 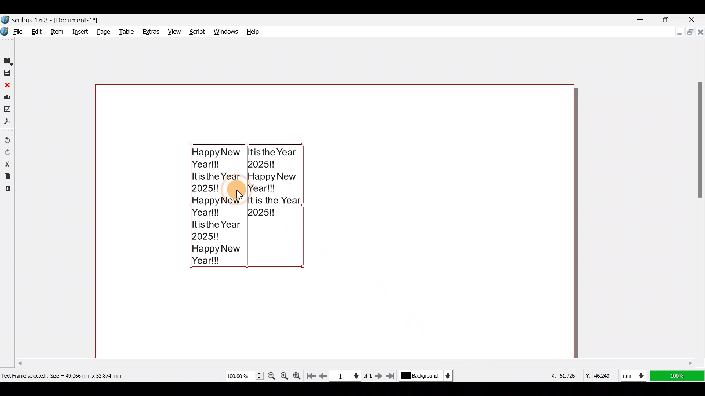 What do you see at coordinates (79, 32) in the screenshot?
I see `Insert` at bounding box center [79, 32].